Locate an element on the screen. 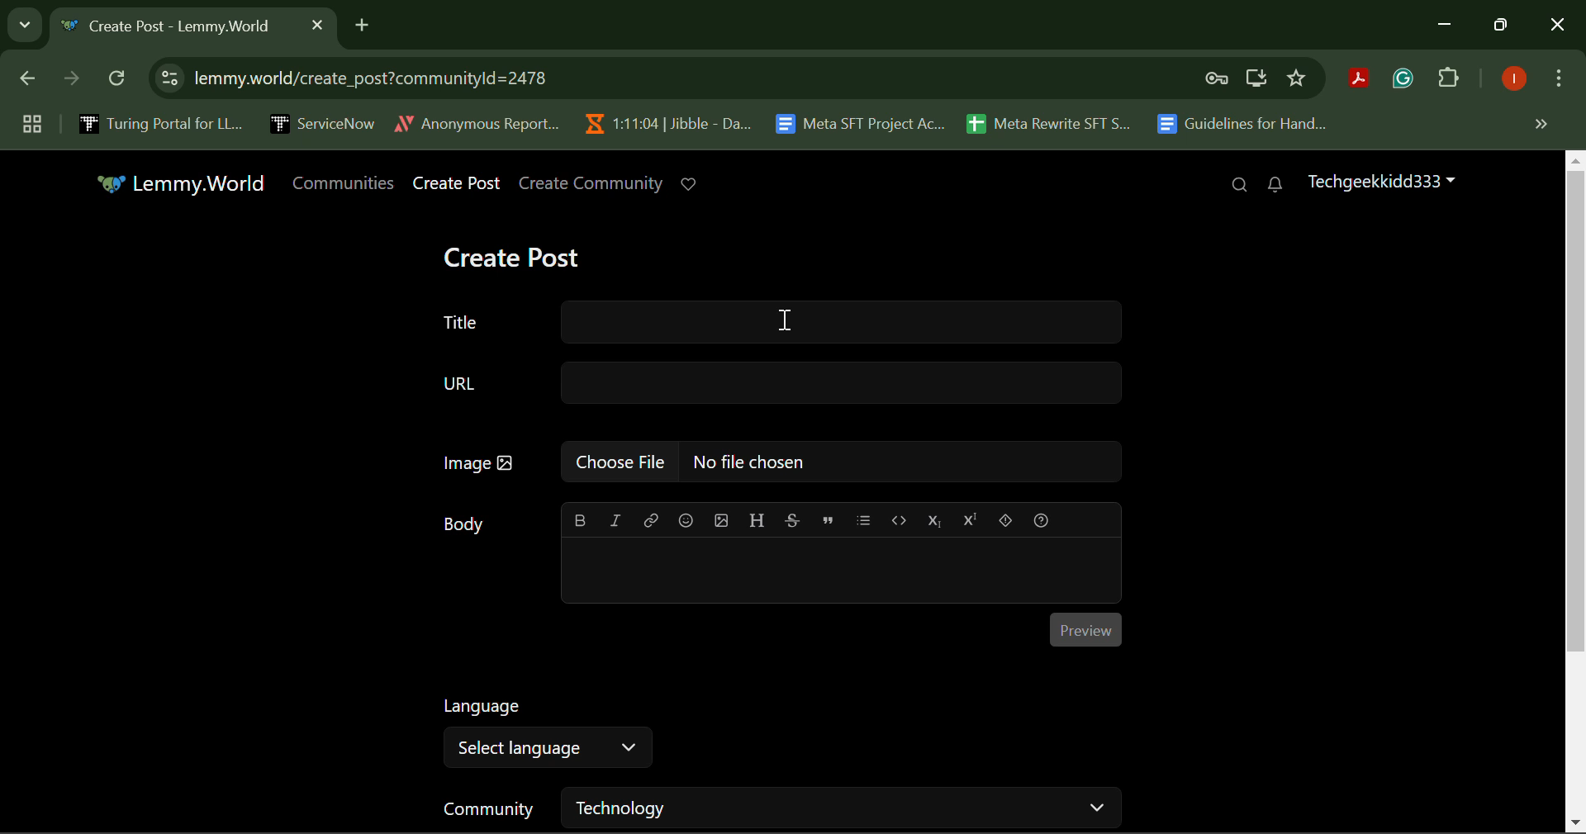 This screenshot has width=1586, height=834. Cursor on Title Text Box is located at coordinates (785, 320).